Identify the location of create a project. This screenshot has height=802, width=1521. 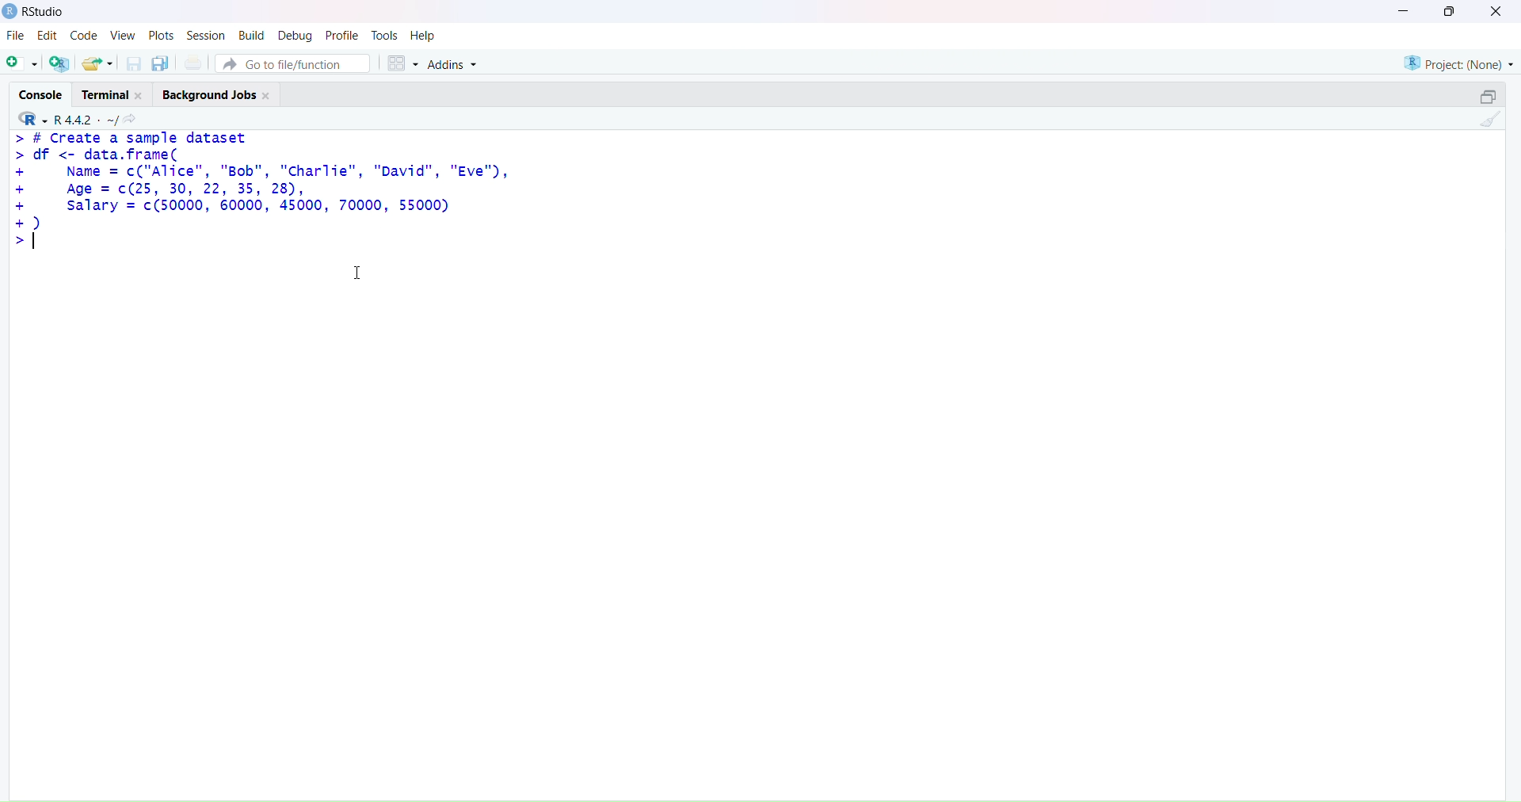
(59, 63).